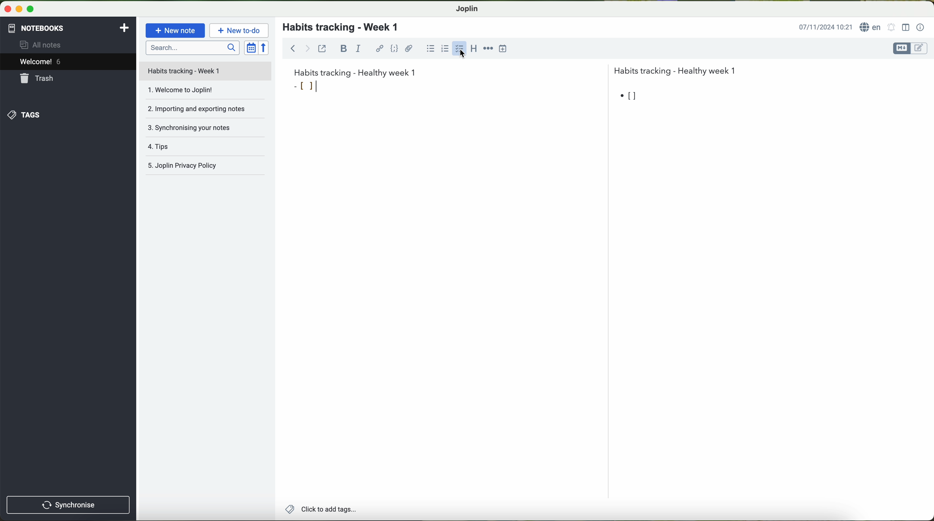 The image size is (934, 521). I want to click on Habits tracking - Healthy week 1, so click(678, 69).